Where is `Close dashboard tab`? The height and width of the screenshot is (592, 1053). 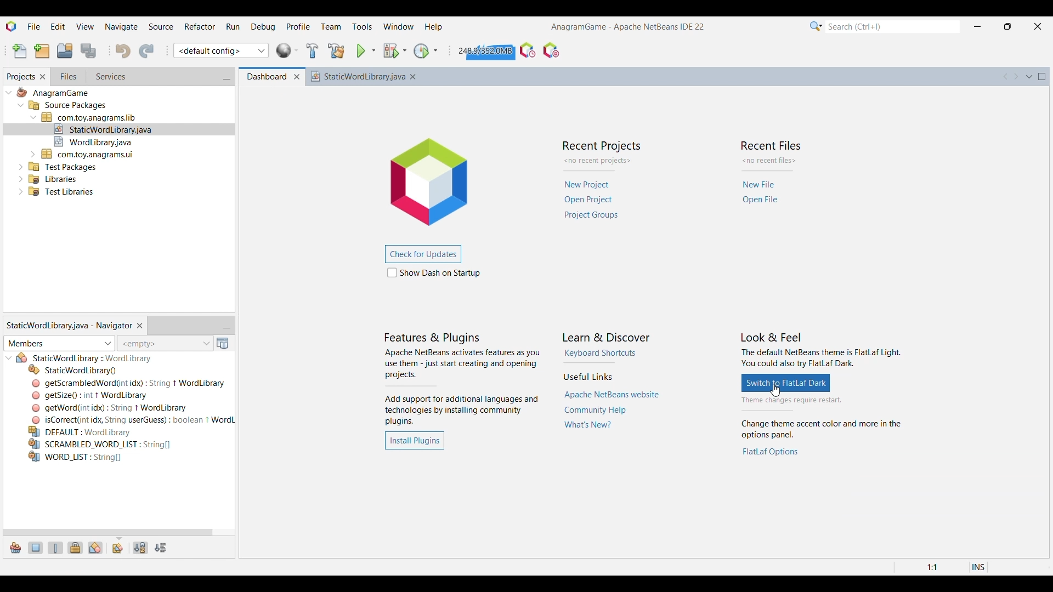 Close dashboard tab is located at coordinates (297, 77).